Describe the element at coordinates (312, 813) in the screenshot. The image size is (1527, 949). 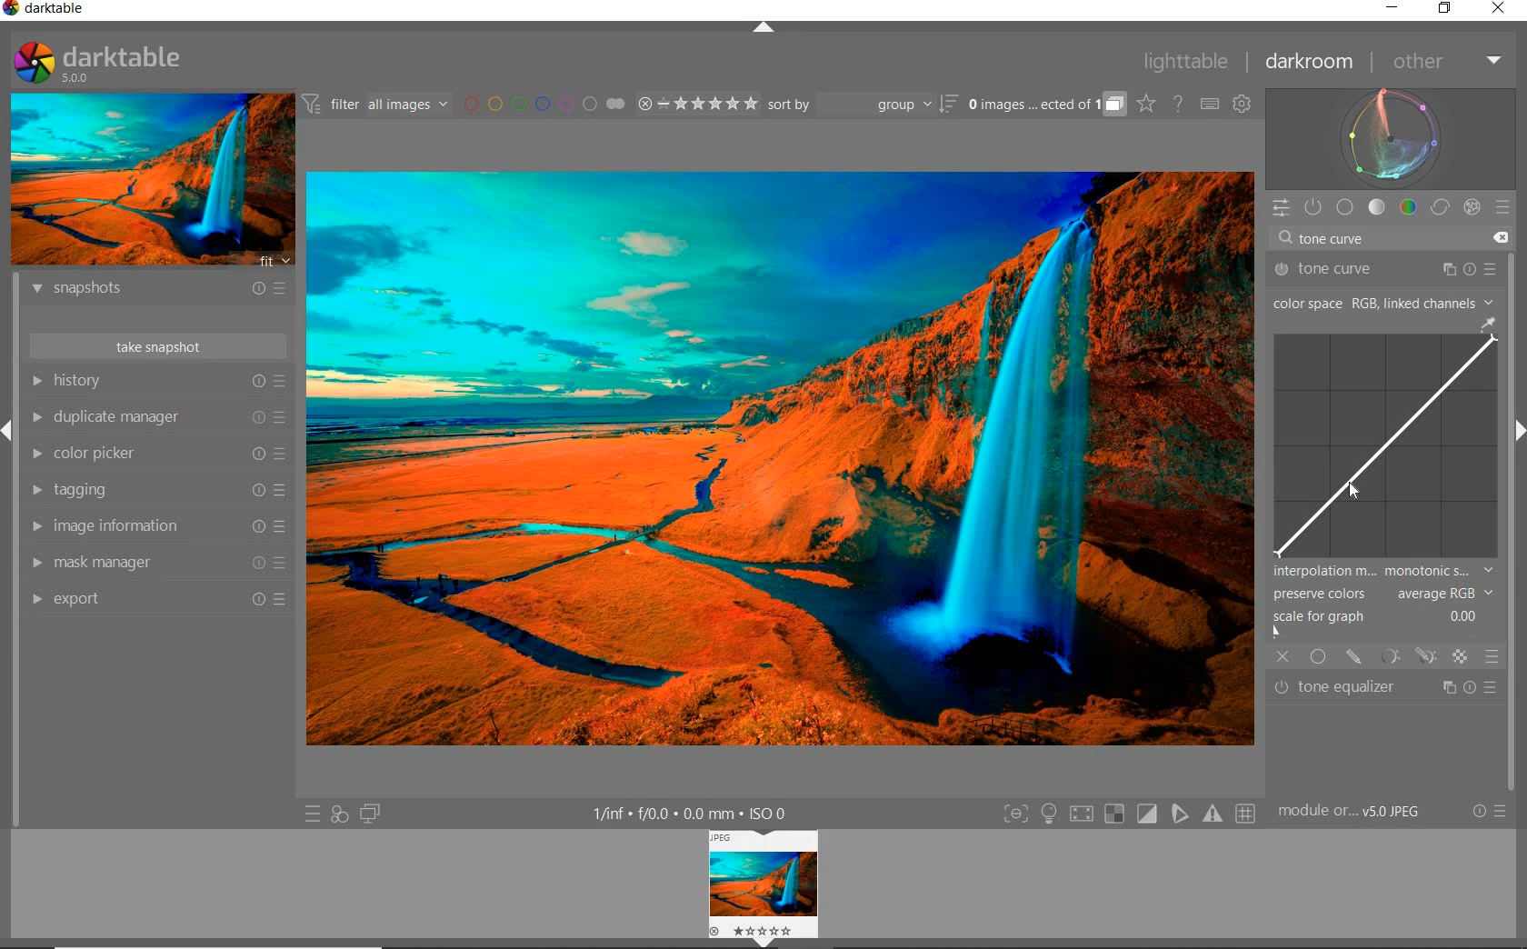
I see `QUICK ACCESS TO PRESET` at that location.